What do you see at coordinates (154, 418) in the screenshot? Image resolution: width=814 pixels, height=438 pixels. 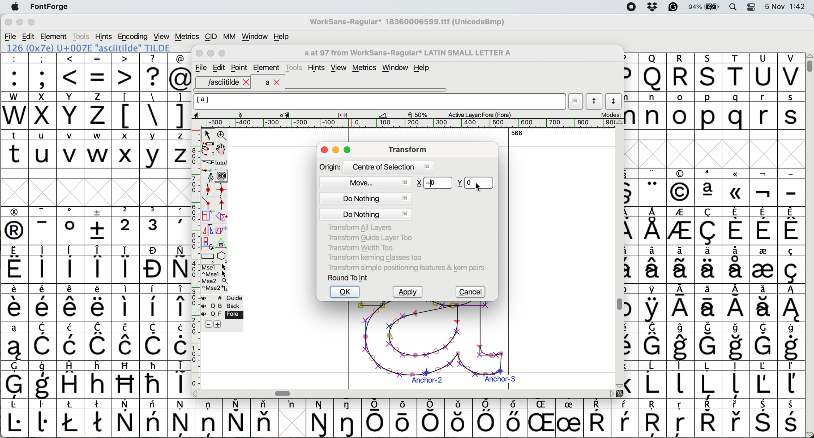 I see `symbol` at bounding box center [154, 418].